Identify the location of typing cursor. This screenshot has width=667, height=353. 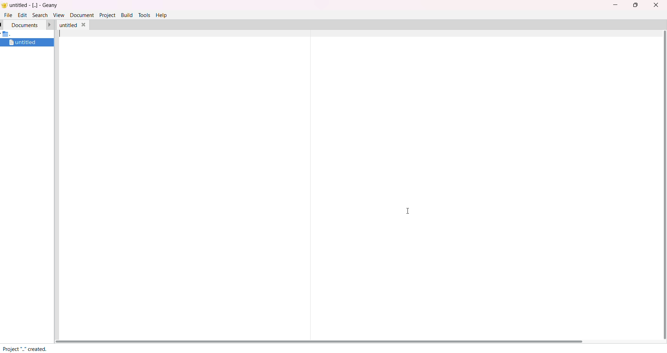
(62, 35).